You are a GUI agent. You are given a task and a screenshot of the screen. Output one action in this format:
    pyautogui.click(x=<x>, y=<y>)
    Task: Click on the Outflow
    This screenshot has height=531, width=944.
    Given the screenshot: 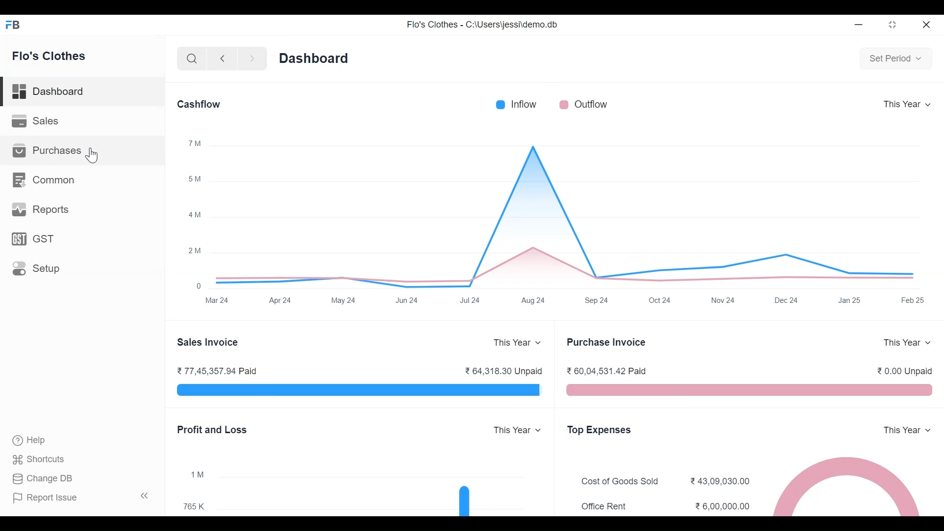 What is the action you would take?
    pyautogui.click(x=591, y=104)
    